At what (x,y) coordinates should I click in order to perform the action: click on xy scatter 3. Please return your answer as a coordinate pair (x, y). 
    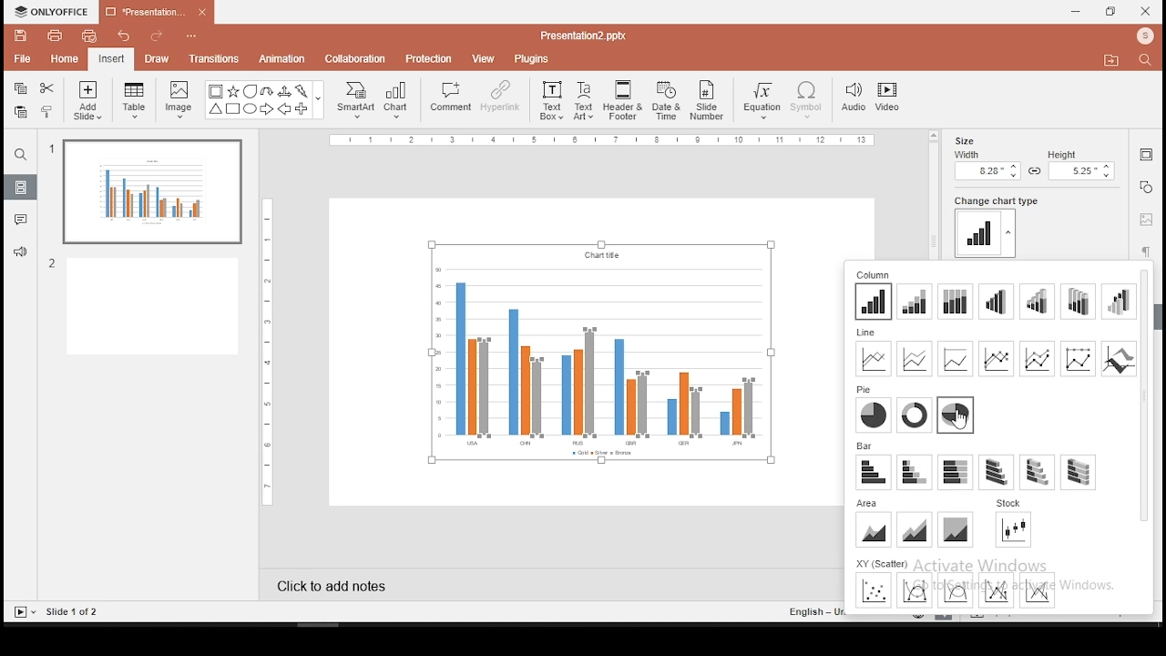
    Looking at the image, I should click on (955, 590).